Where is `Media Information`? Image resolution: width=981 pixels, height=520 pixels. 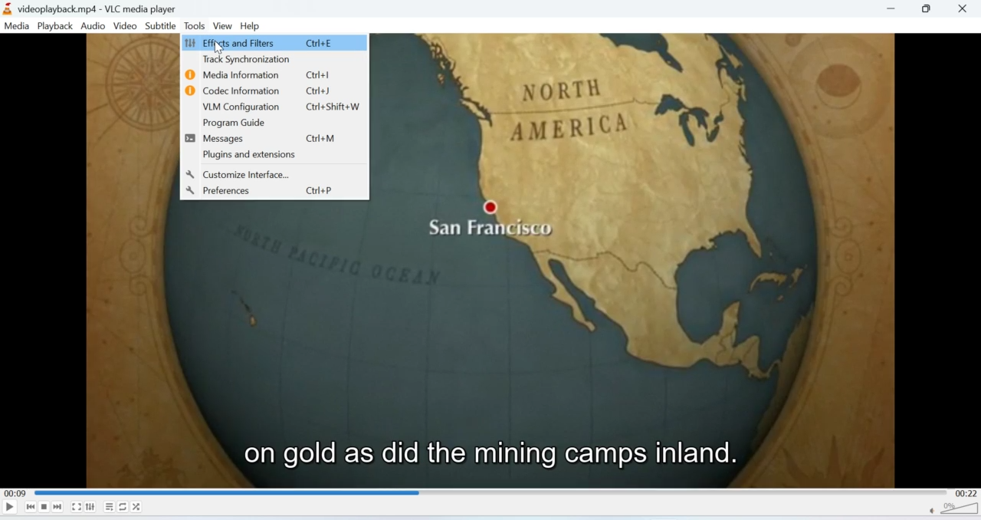
Media Information is located at coordinates (241, 76).